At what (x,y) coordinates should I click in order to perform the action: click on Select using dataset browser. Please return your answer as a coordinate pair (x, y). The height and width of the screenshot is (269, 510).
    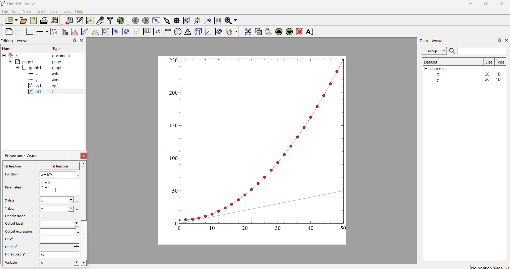
    Looking at the image, I should click on (78, 209).